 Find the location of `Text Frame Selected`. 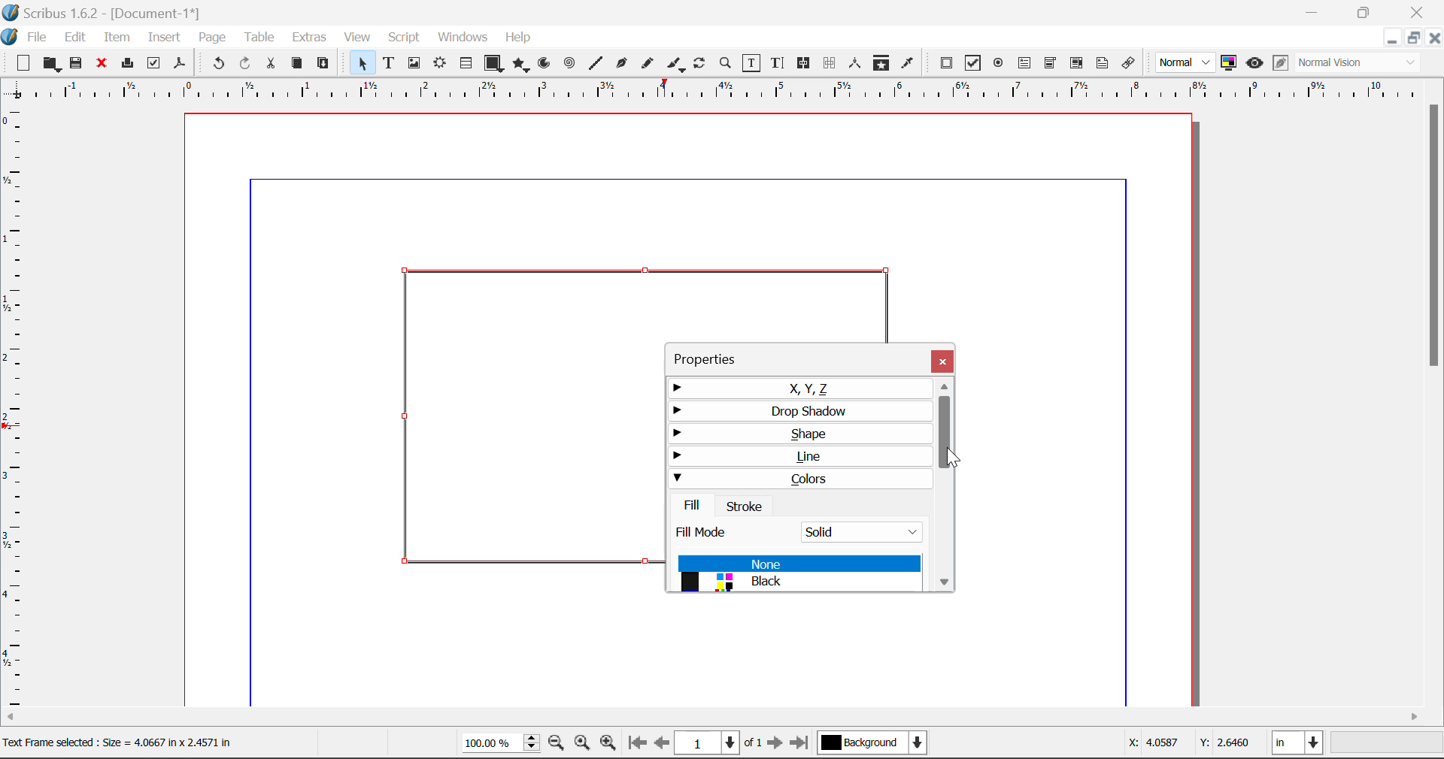

Text Frame Selected is located at coordinates (388, 62).